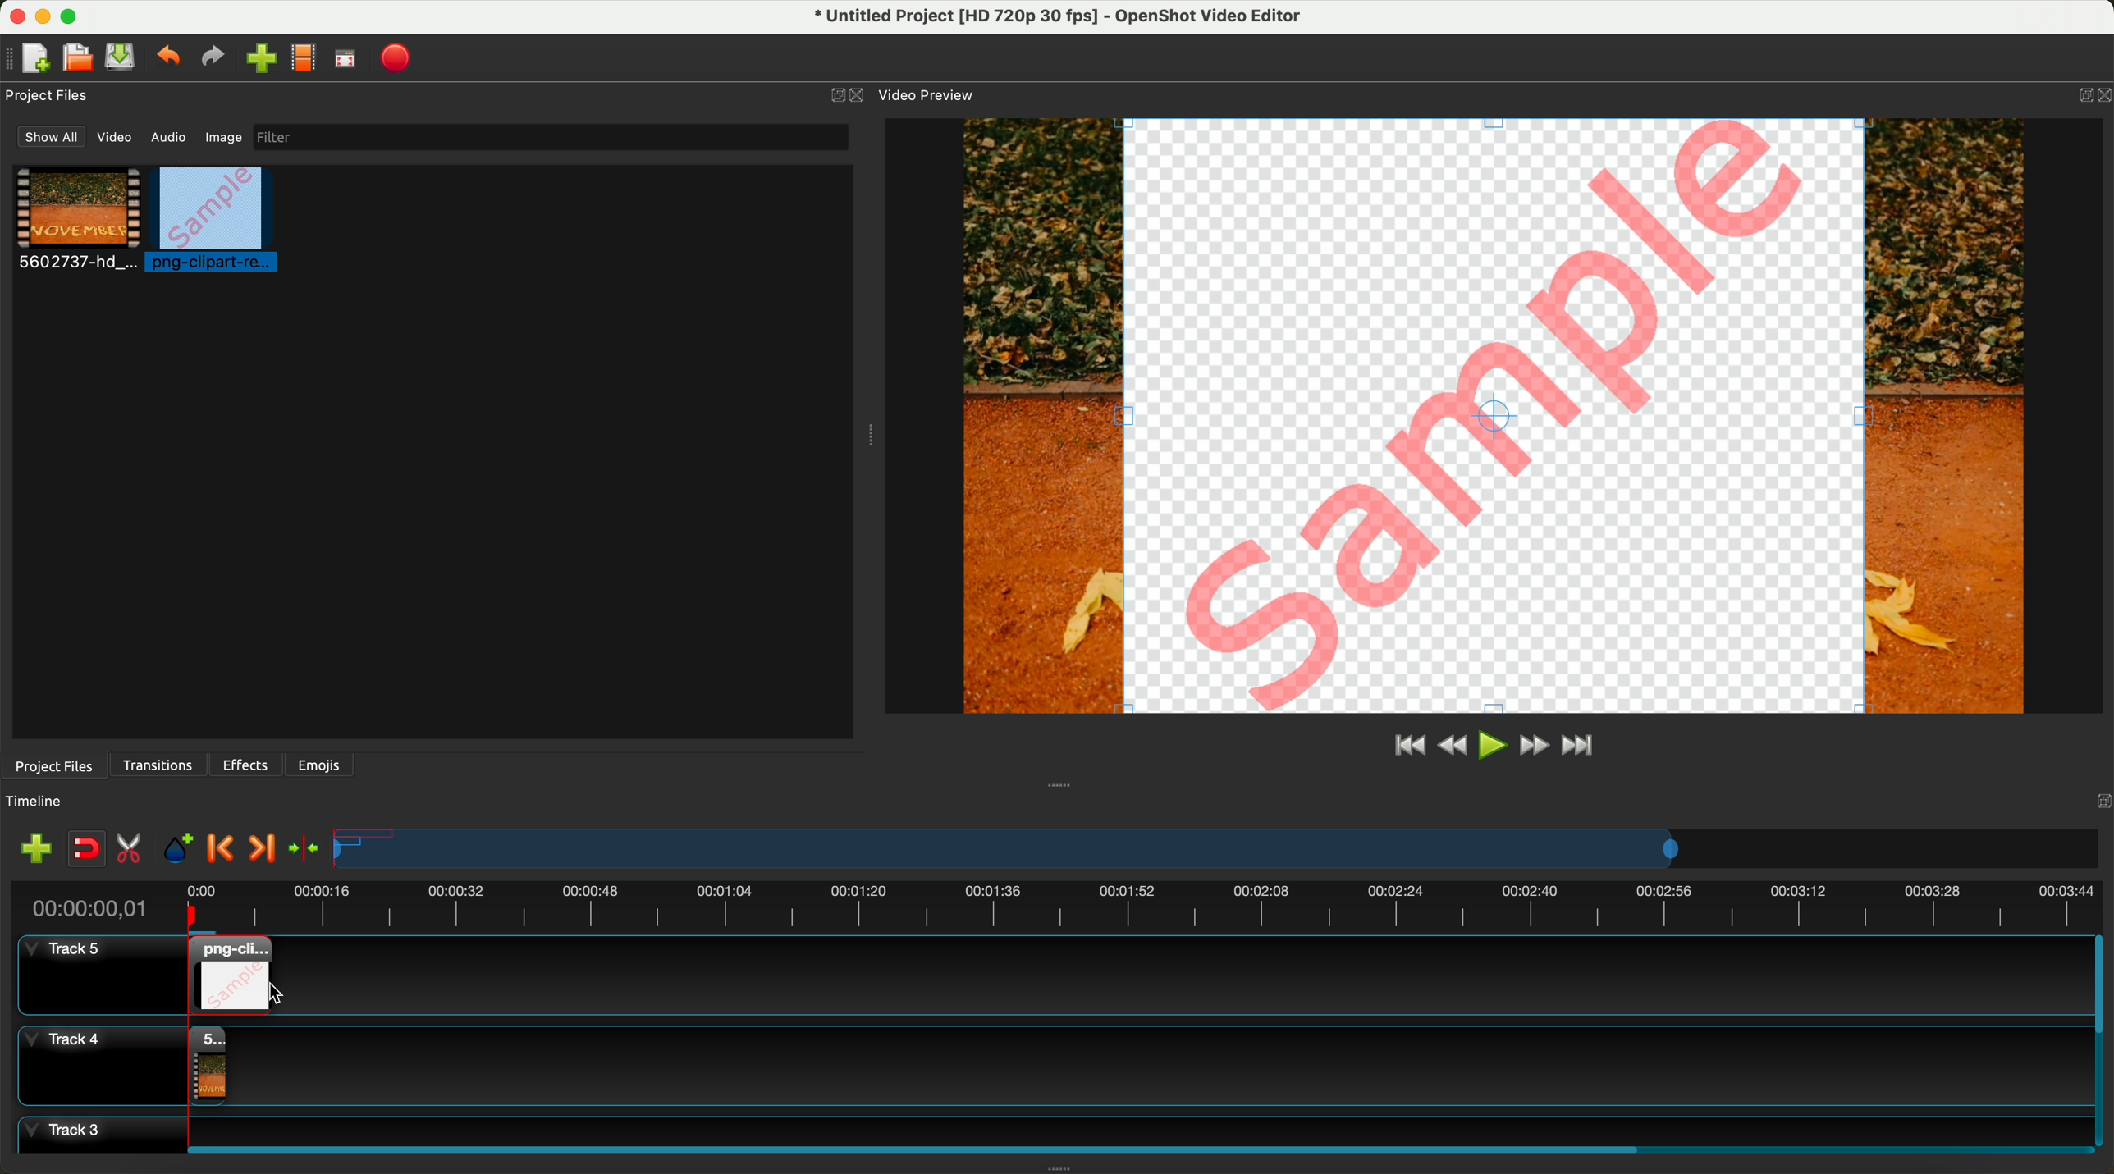 Image resolution: width=2114 pixels, height=1174 pixels. I want to click on video, so click(78, 222).